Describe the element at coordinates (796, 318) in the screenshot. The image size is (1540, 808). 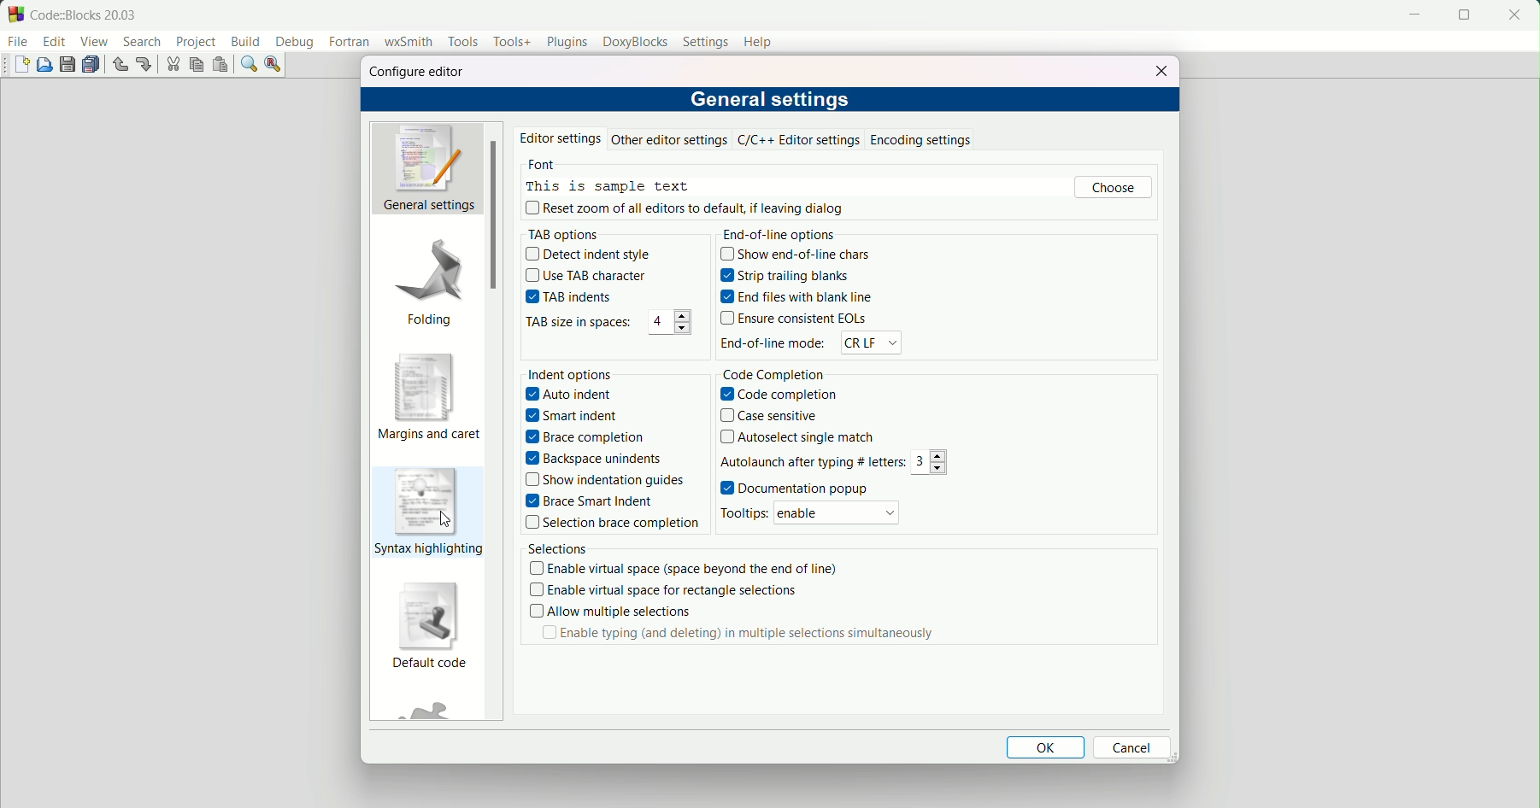
I see `ensure consistent EOLs` at that location.